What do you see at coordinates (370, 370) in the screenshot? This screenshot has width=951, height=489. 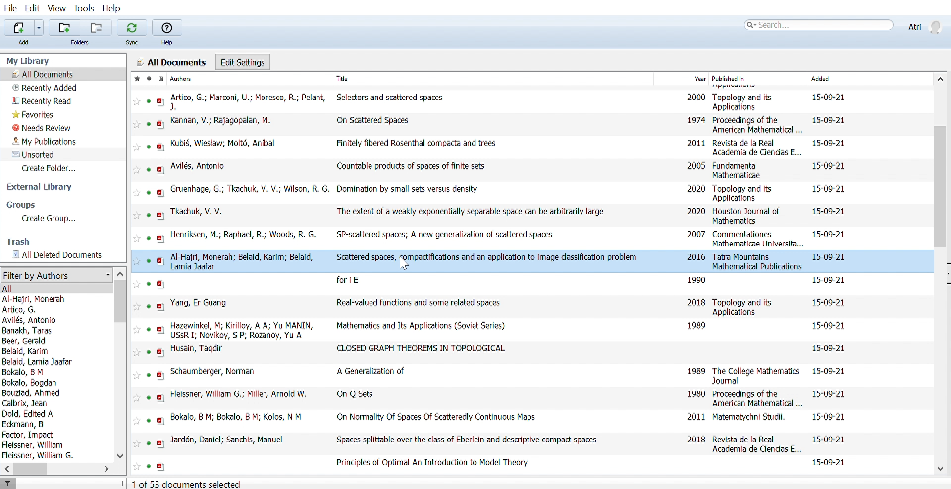 I see `A Generalization of` at bounding box center [370, 370].